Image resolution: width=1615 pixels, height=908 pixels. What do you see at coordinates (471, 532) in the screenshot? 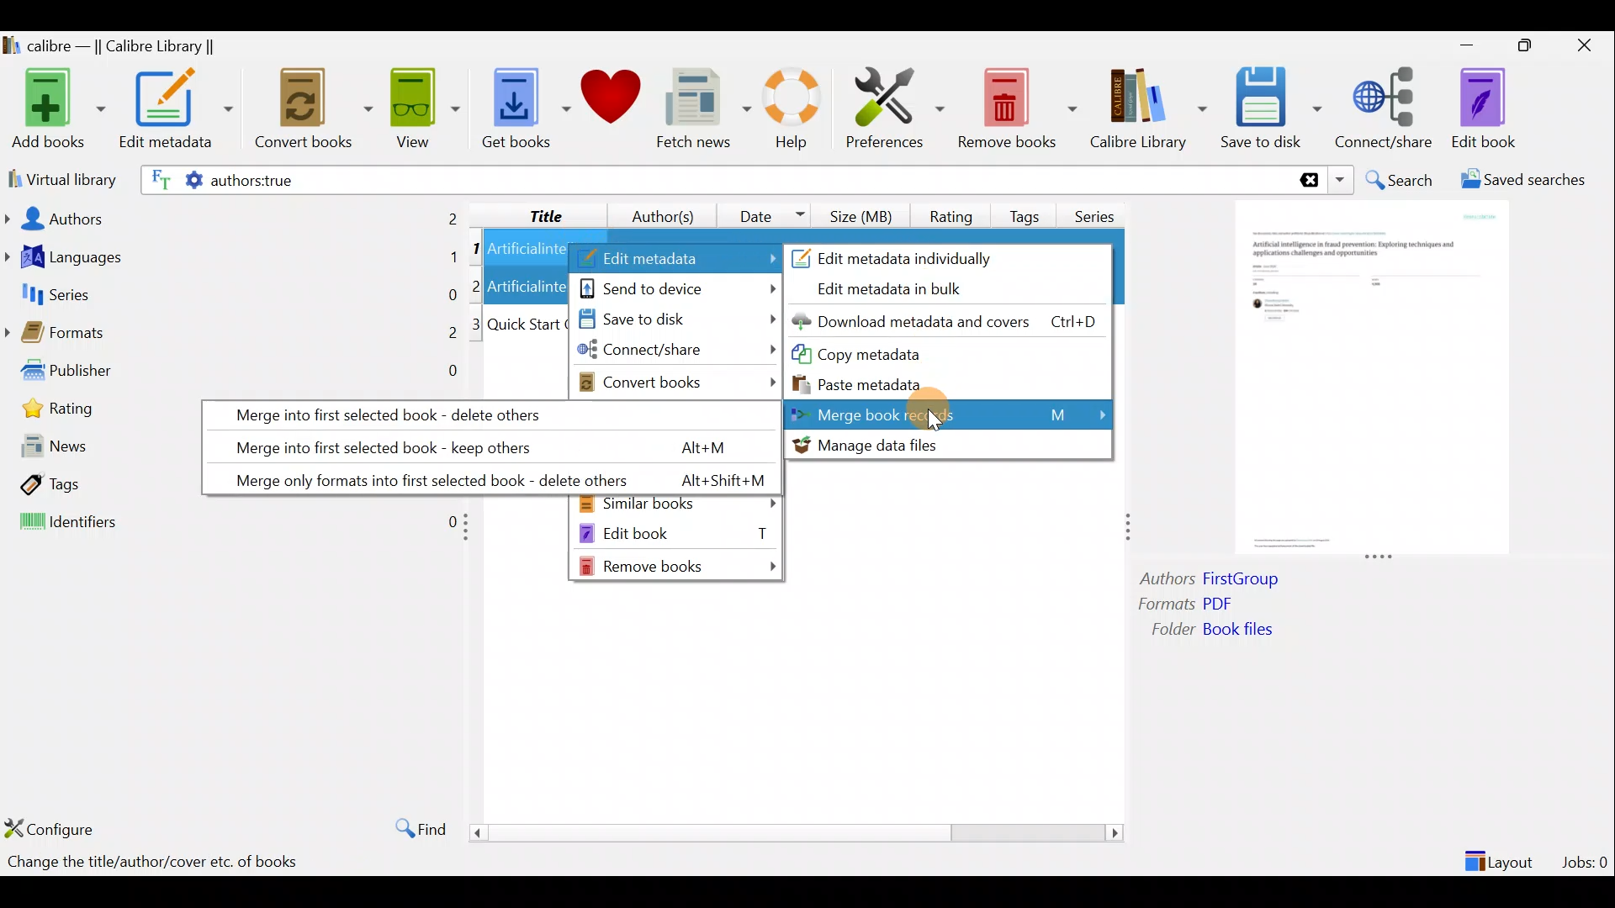
I see `Adjust column to the left` at bounding box center [471, 532].